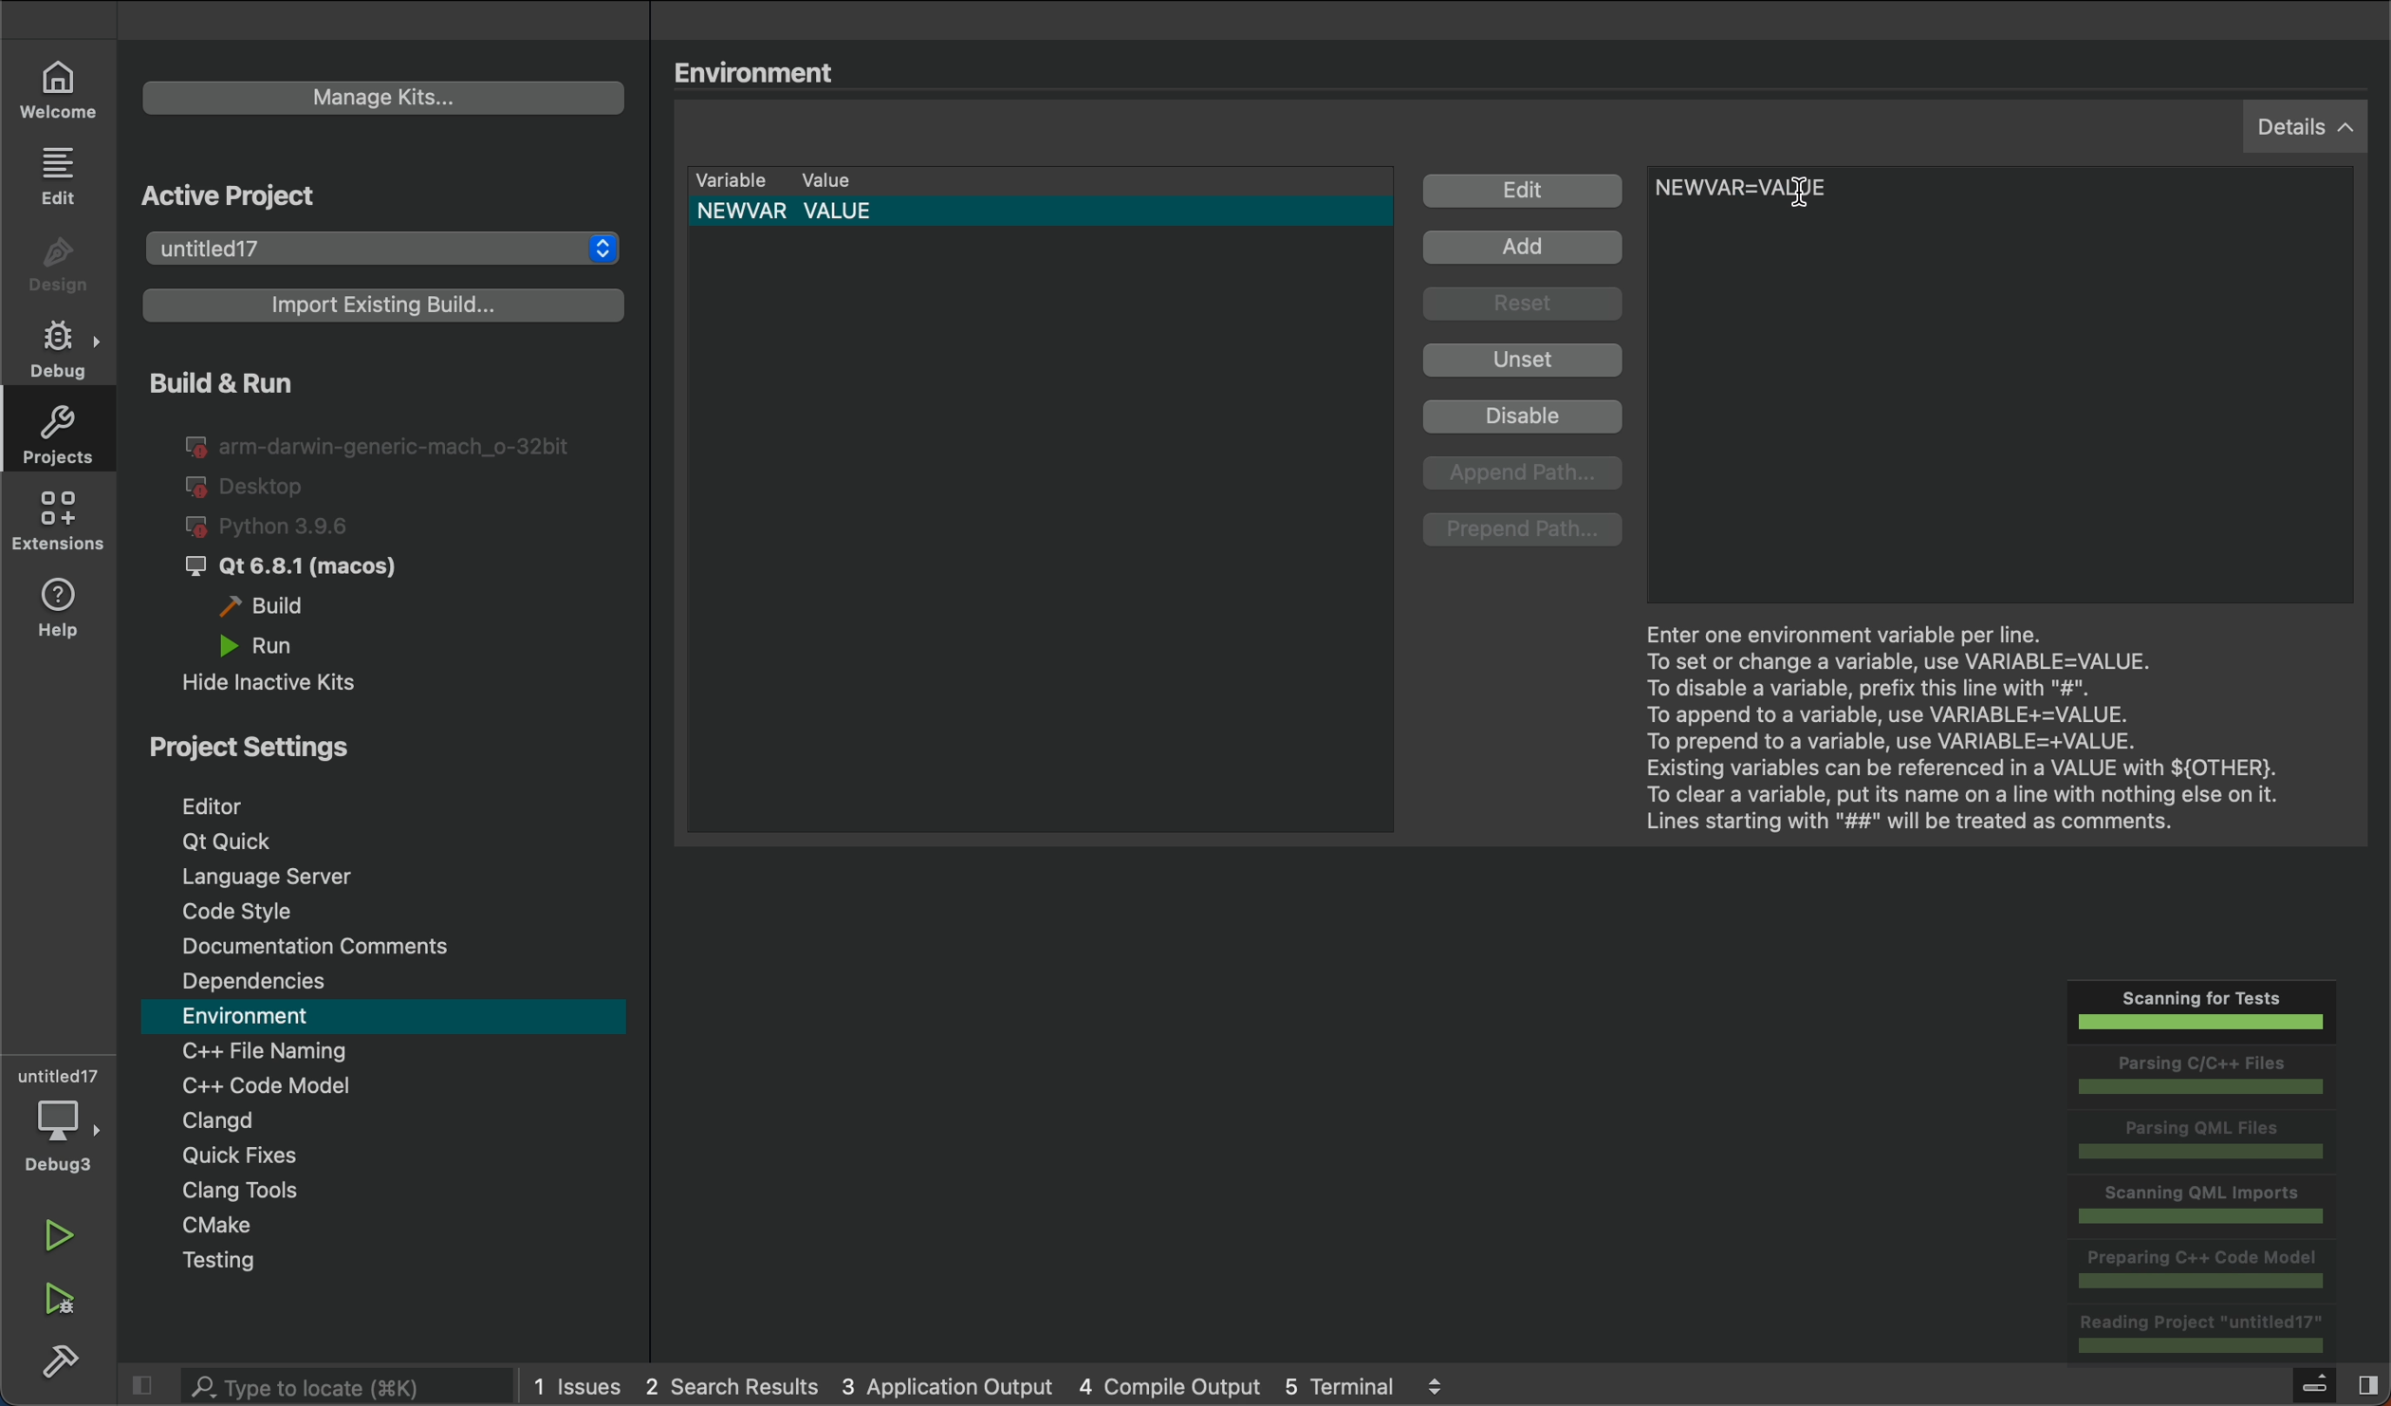  What do you see at coordinates (389, 876) in the screenshot?
I see `Language server` at bounding box center [389, 876].